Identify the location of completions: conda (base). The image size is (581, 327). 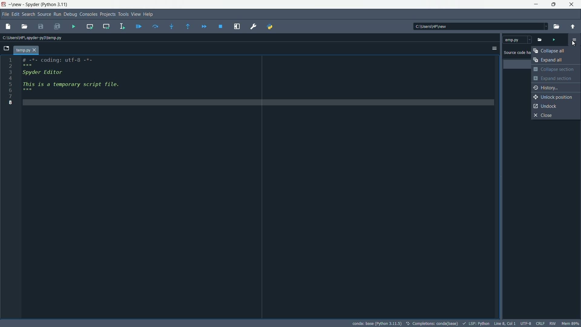
(431, 323).